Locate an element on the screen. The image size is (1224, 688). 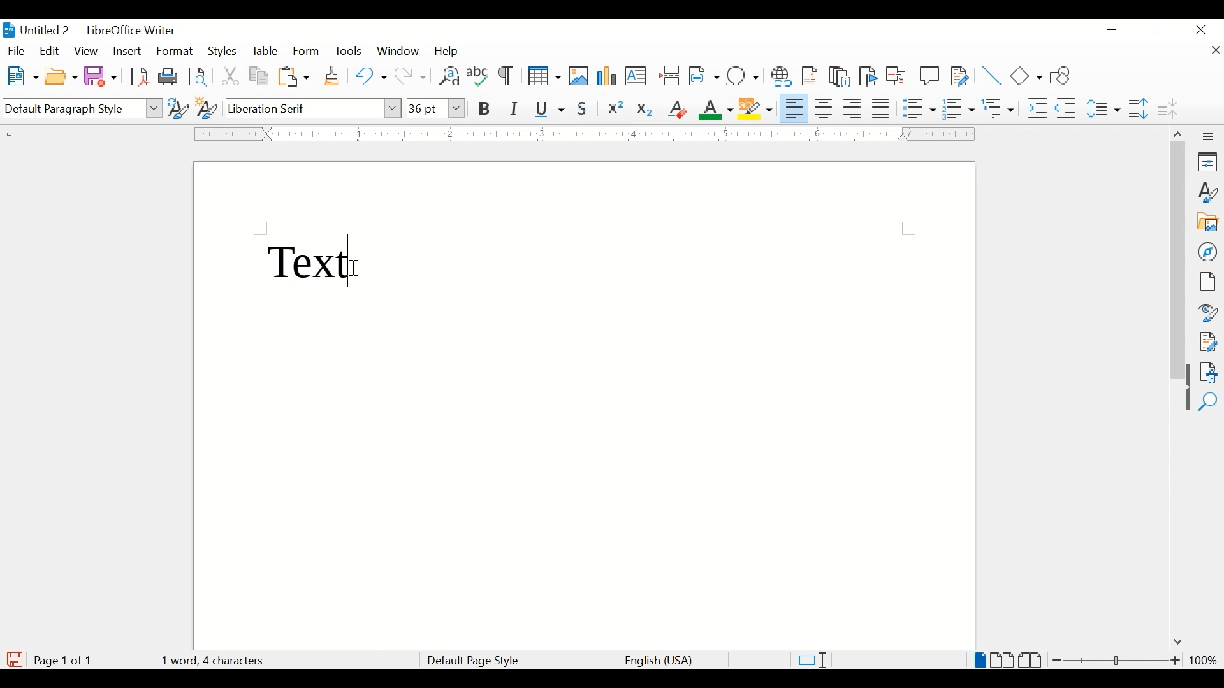
font color is located at coordinates (717, 109).